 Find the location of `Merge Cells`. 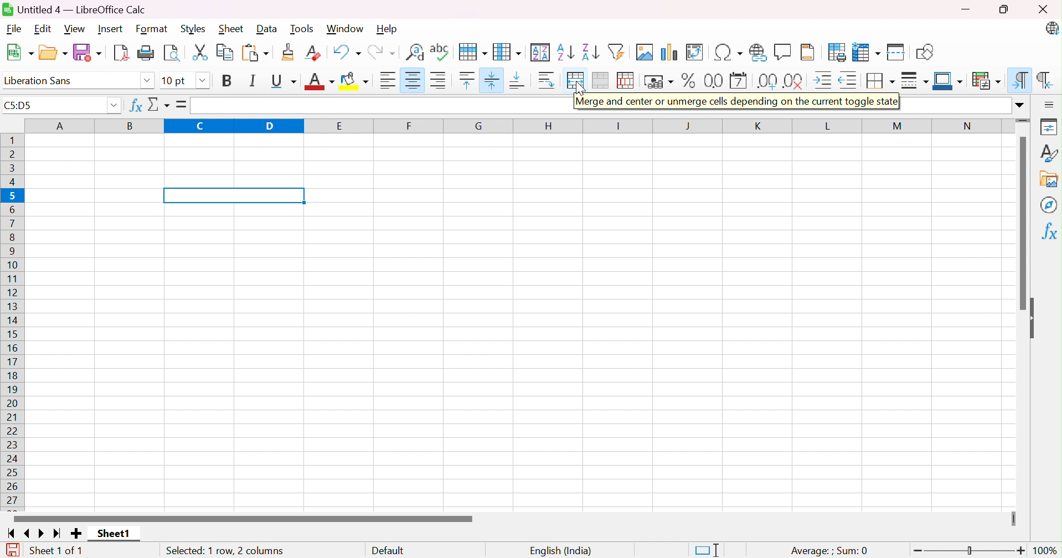

Merge Cells is located at coordinates (602, 80).